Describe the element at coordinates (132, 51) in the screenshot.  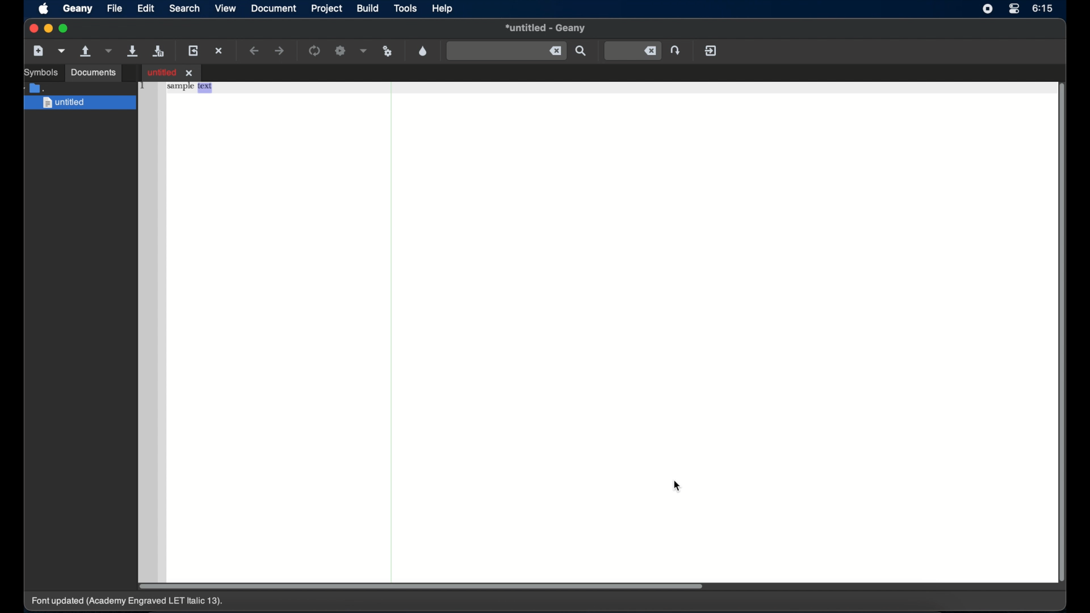
I see `save the current file` at that location.